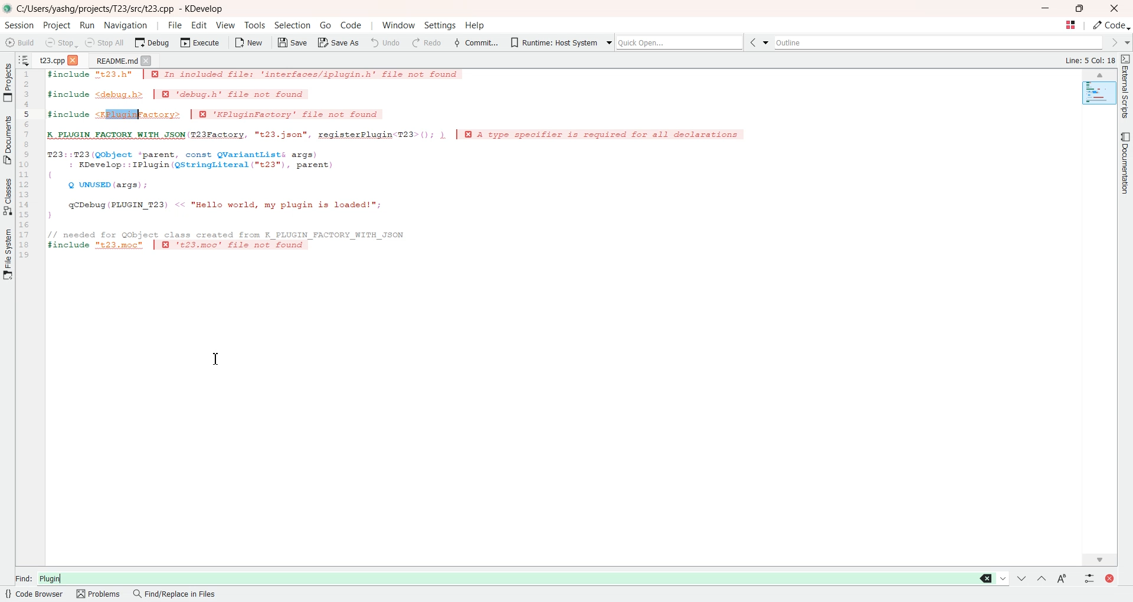 This screenshot has width=1133, height=602. Describe the element at coordinates (114, 60) in the screenshot. I see `Read me folder` at that location.